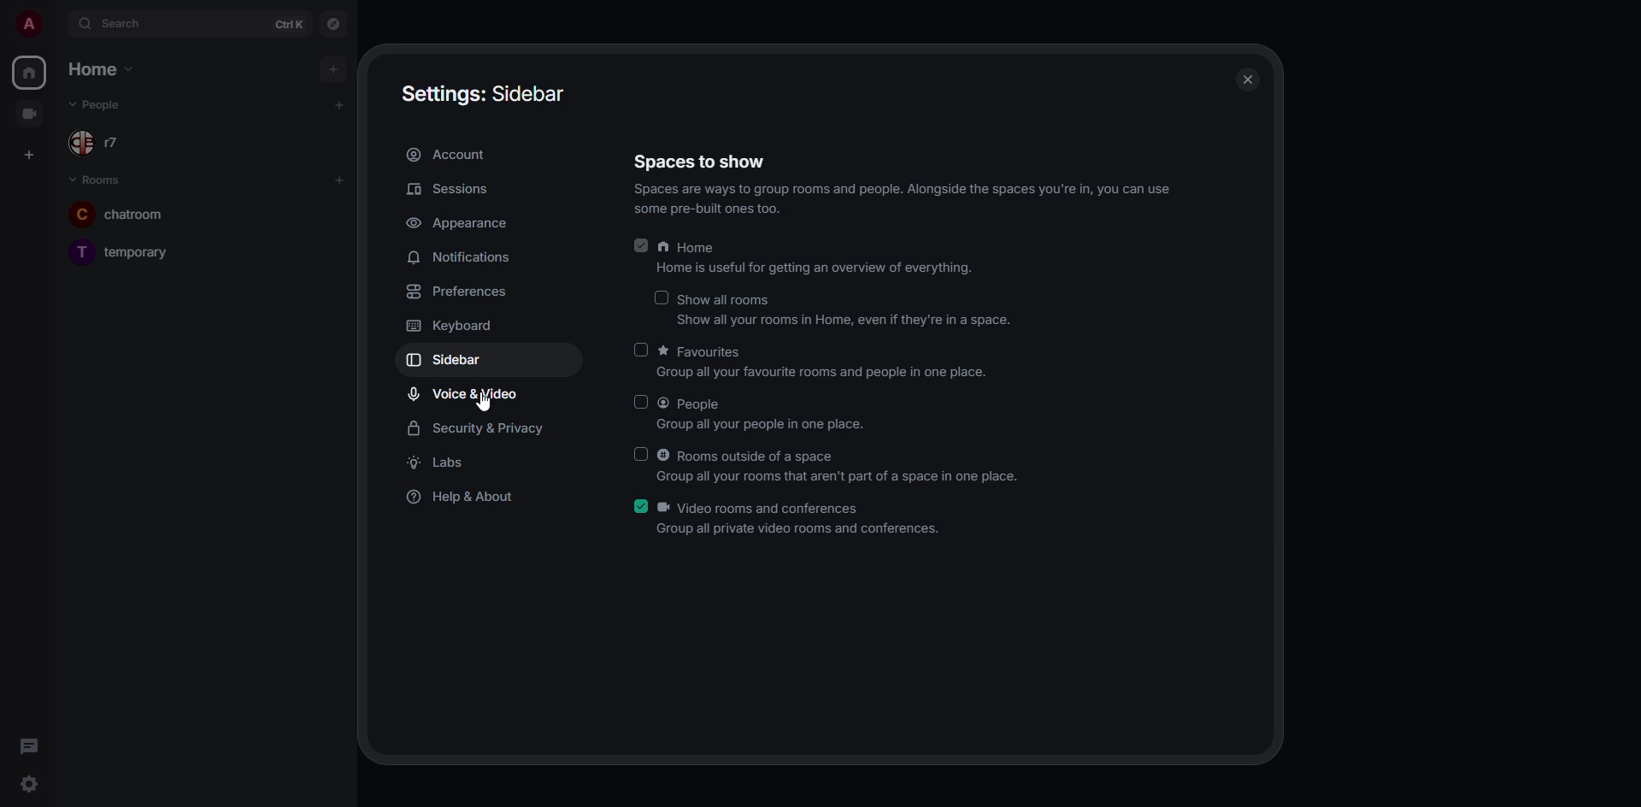 Image resolution: width=1641 pixels, height=807 pixels. What do you see at coordinates (639, 247) in the screenshot?
I see `enabled` at bounding box center [639, 247].